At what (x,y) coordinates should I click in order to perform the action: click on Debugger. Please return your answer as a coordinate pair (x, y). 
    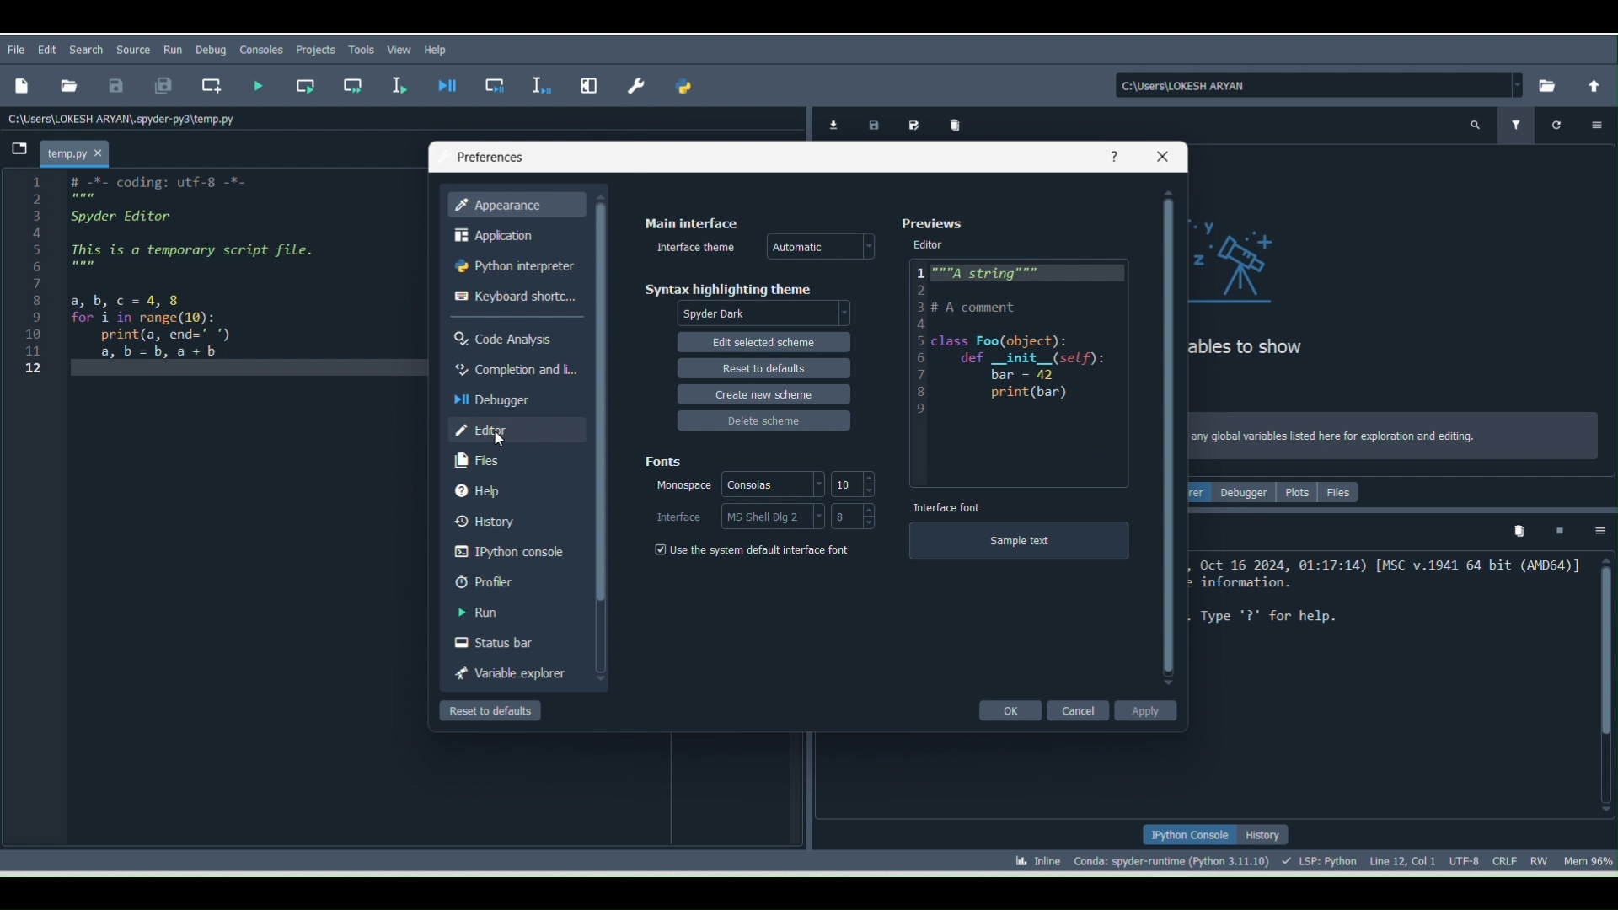
    Looking at the image, I should click on (1246, 492).